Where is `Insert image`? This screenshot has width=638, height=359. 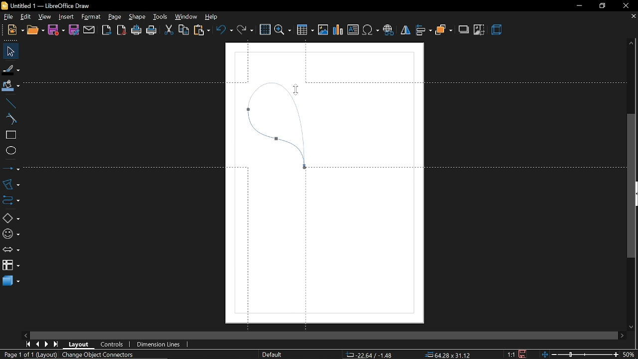 Insert image is located at coordinates (323, 30).